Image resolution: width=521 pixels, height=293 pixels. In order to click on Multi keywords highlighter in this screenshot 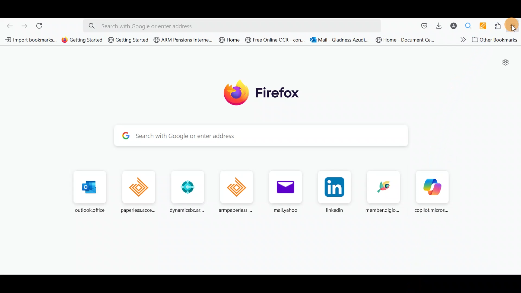, I will do `click(482, 26)`.